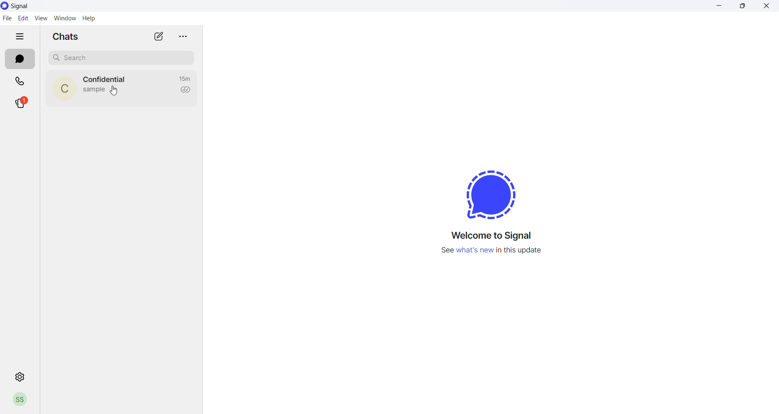 The height and width of the screenshot is (414, 779). Describe the element at coordinates (63, 18) in the screenshot. I see `window` at that location.